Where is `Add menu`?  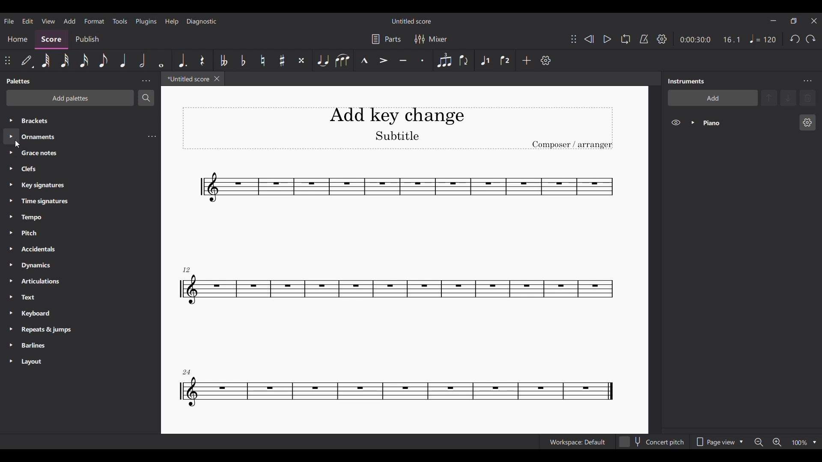
Add menu is located at coordinates (70, 21).